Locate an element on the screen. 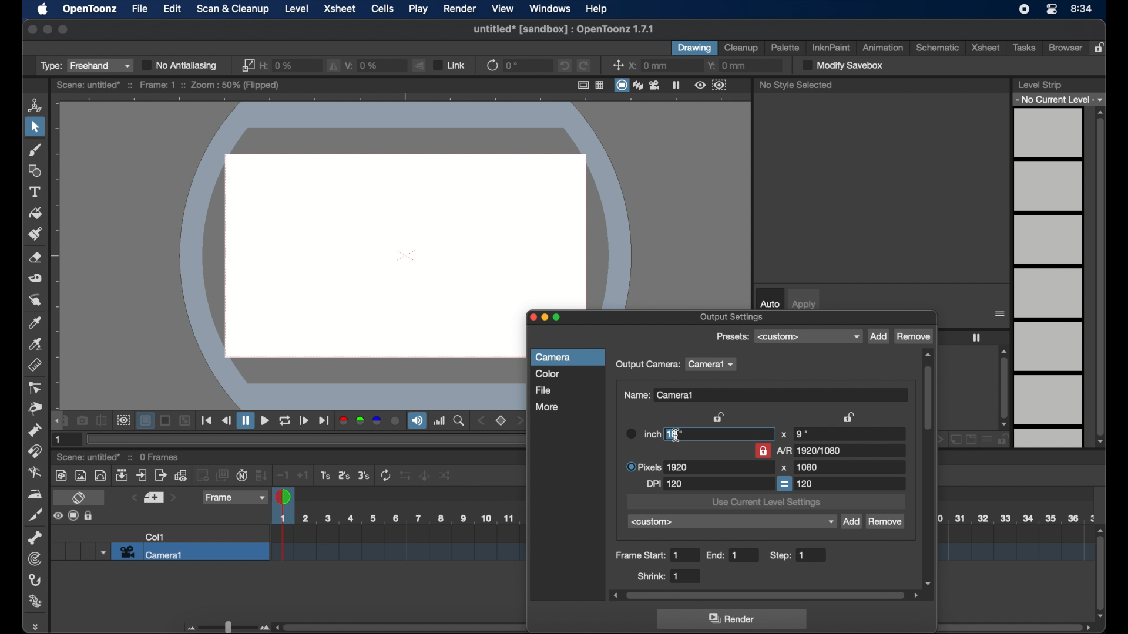 This screenshot has height=634, width=1128. ruler tool is located at coordinates (35, 364).